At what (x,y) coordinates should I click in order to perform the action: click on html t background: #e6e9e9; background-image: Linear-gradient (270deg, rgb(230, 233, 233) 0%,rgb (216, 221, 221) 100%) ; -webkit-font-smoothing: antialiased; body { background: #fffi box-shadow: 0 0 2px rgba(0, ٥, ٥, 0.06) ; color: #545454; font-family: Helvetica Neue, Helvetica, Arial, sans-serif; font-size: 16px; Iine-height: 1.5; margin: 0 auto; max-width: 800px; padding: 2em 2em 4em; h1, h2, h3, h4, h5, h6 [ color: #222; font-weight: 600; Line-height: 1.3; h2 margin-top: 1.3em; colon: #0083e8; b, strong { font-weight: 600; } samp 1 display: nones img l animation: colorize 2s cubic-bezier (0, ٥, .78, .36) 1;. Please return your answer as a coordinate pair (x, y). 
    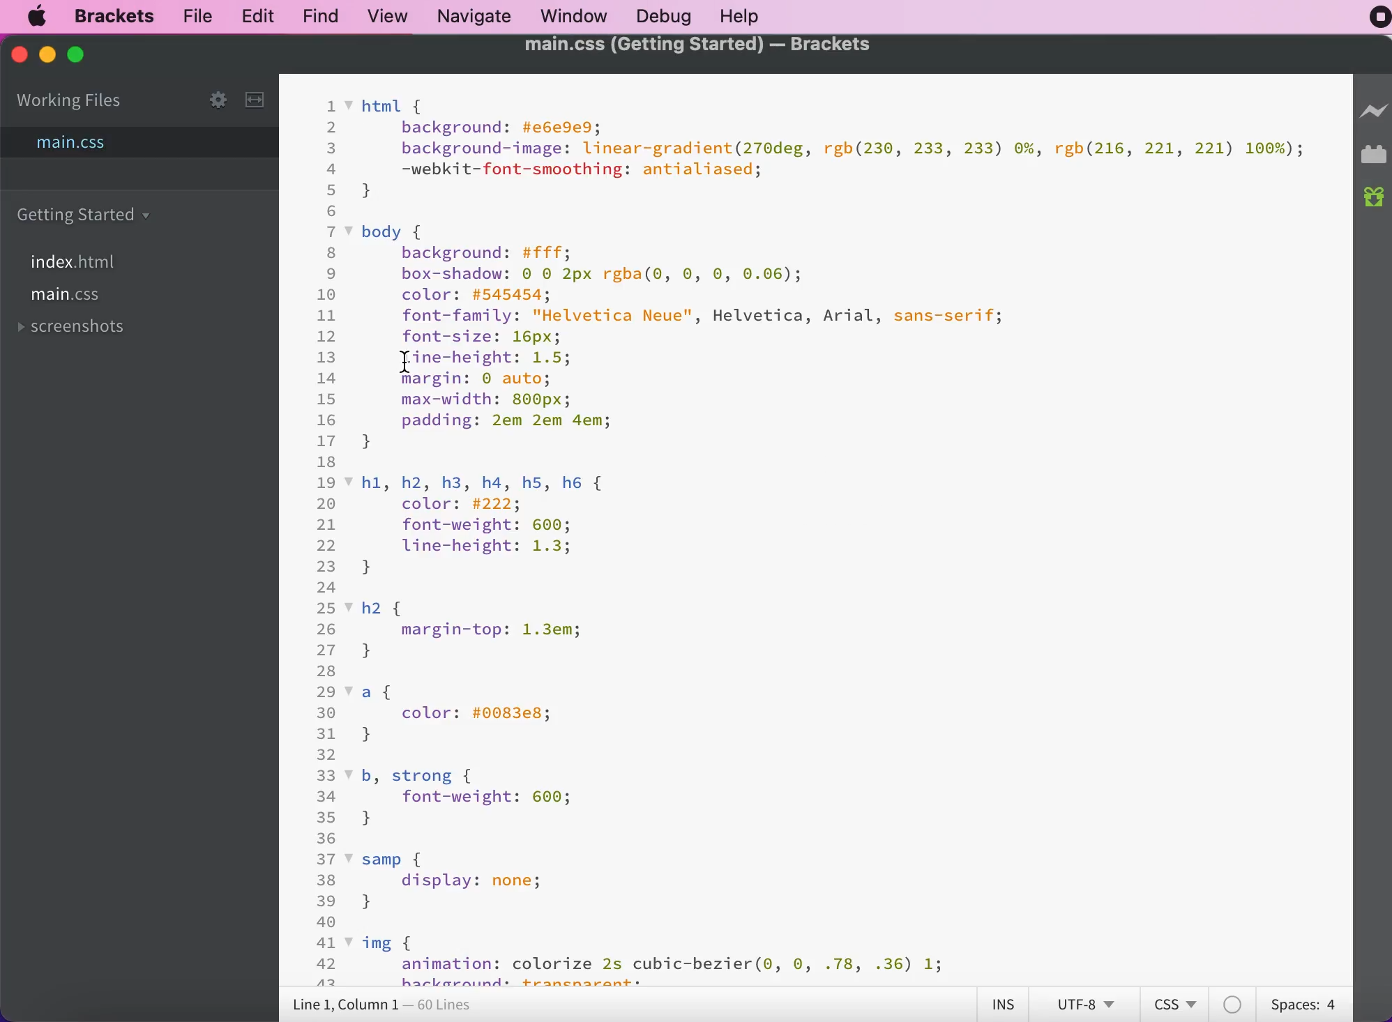
    Looking at the image, I should click on (834, 540).